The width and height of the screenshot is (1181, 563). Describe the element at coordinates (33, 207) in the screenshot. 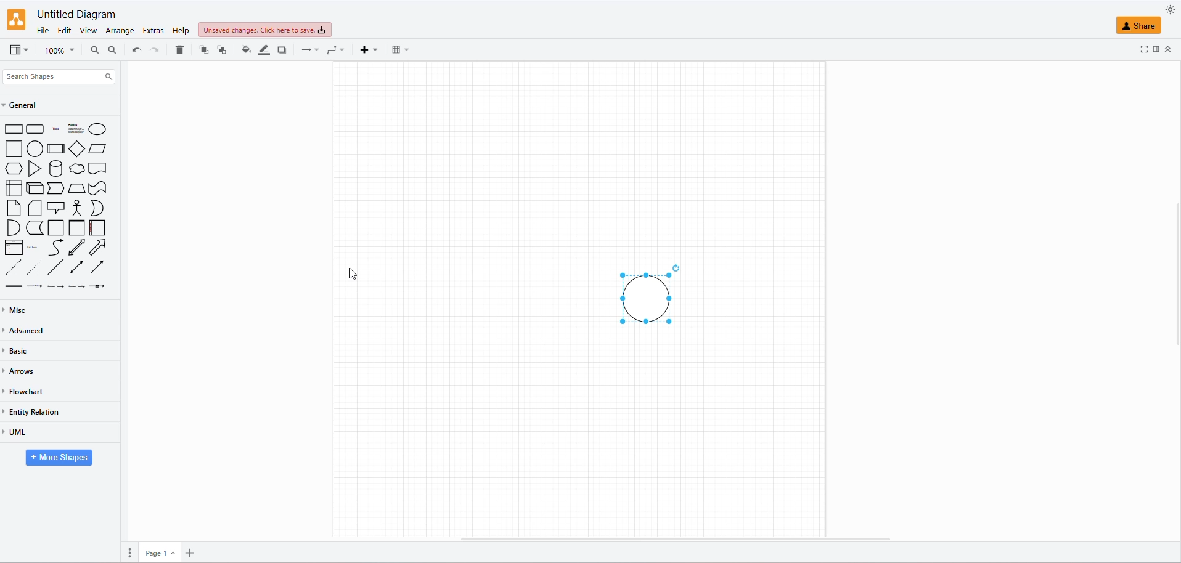

I see `CARD` at that location.